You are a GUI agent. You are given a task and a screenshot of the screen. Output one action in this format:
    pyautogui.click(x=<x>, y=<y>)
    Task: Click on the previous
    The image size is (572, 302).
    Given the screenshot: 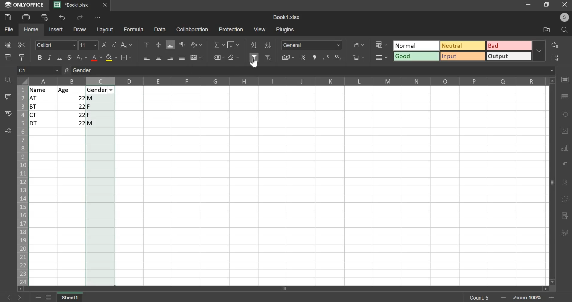 What is the action you would take?
    pyautogui.click(x=22, y=297)
    